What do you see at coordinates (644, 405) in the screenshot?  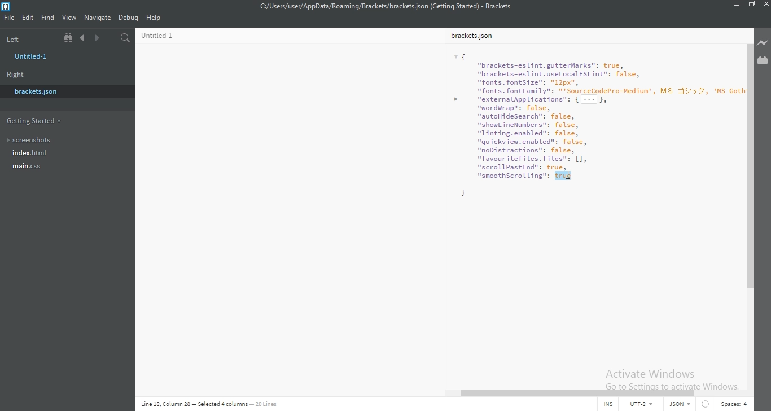 I see ` UTF-8` at bounding box center [644, 405].